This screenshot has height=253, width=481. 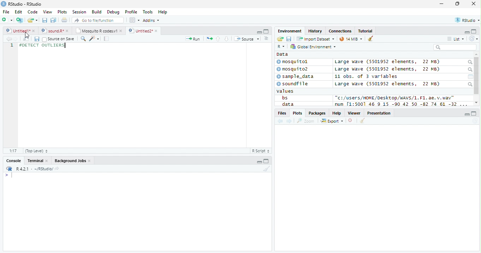 What do you see at coordinates (65, 20) in the screenshot?
I see `Print` at bounding box center [65, 20].